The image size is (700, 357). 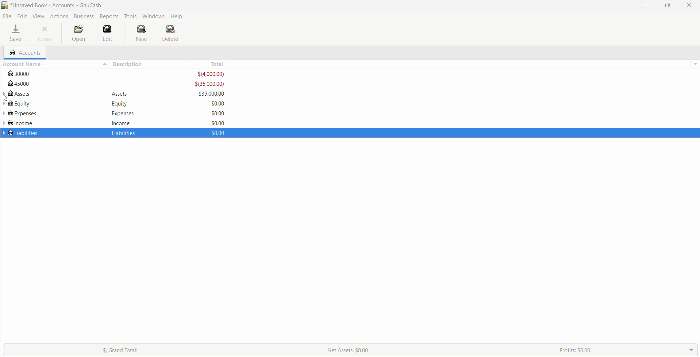 I want to click on $0.00, so click(x=218, y=123).